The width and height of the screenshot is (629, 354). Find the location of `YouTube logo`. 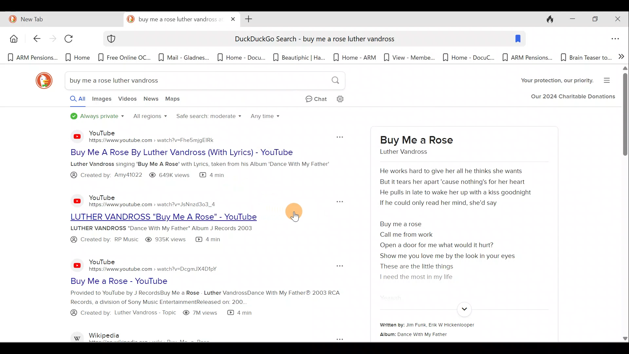

YouTube logo is located at coordinates (77, 265).